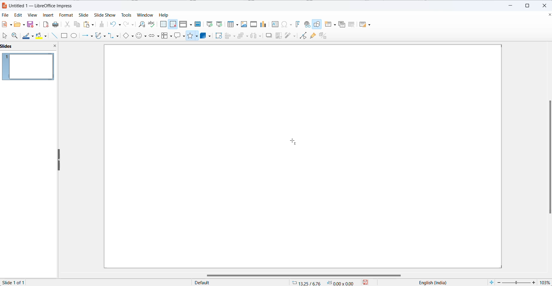 Image resolution: width=552 pixels, height=286 pixels. What do you see at coordinates (141, 25) in the screenshot?
I see `find and replace` at bounding box center [141, 25].